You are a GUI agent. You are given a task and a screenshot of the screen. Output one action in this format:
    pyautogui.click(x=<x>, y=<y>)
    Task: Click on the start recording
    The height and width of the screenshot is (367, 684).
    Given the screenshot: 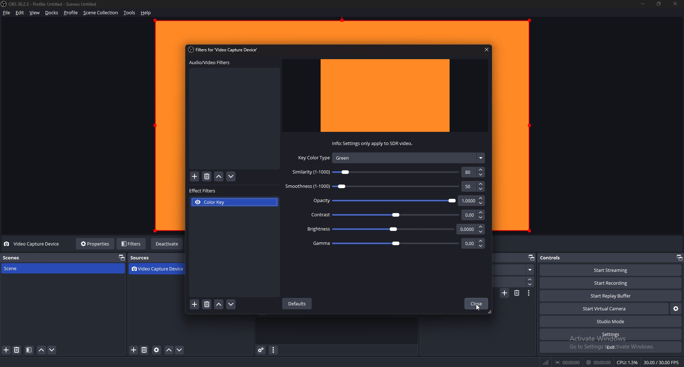 What is the action you would take?
    pyautogui.click(x=611, y=283)
    